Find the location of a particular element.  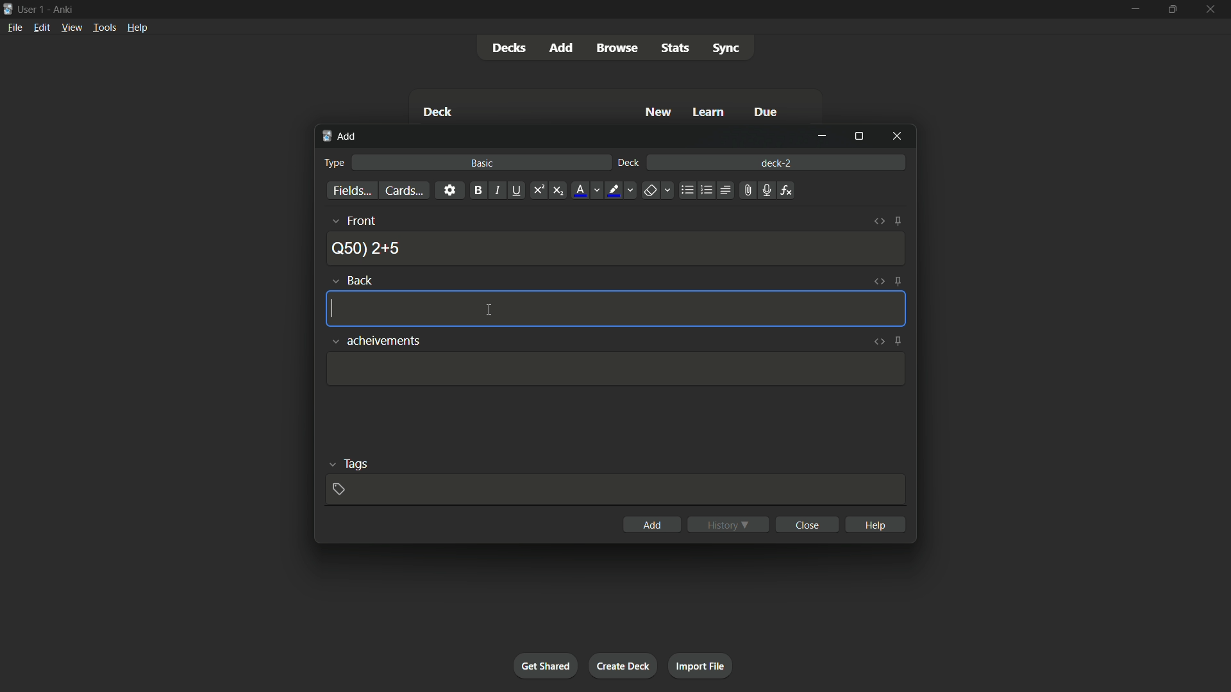

deck-2 is located at coordinates (778, 162).